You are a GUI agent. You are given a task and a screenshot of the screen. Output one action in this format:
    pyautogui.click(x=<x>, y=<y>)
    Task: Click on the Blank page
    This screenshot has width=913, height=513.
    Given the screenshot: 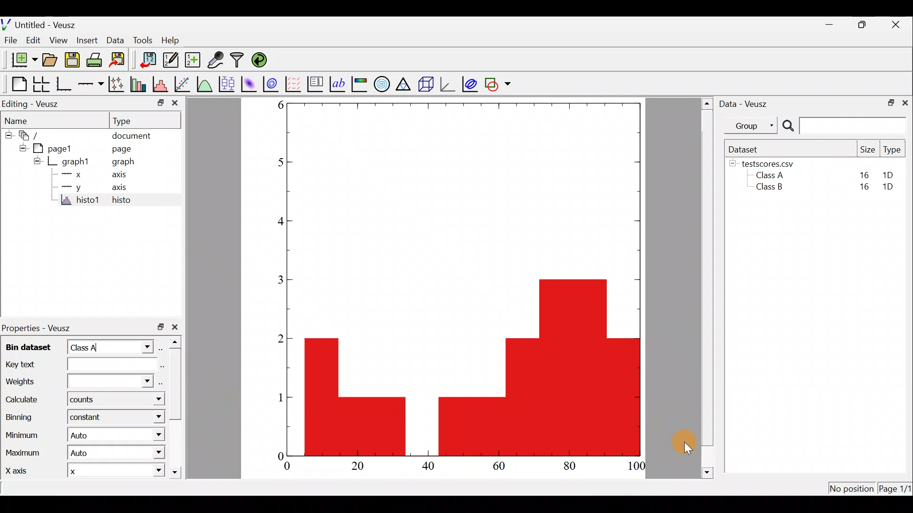 What is the action you would take?
    pyautogui.click(x=15, y=83)
    